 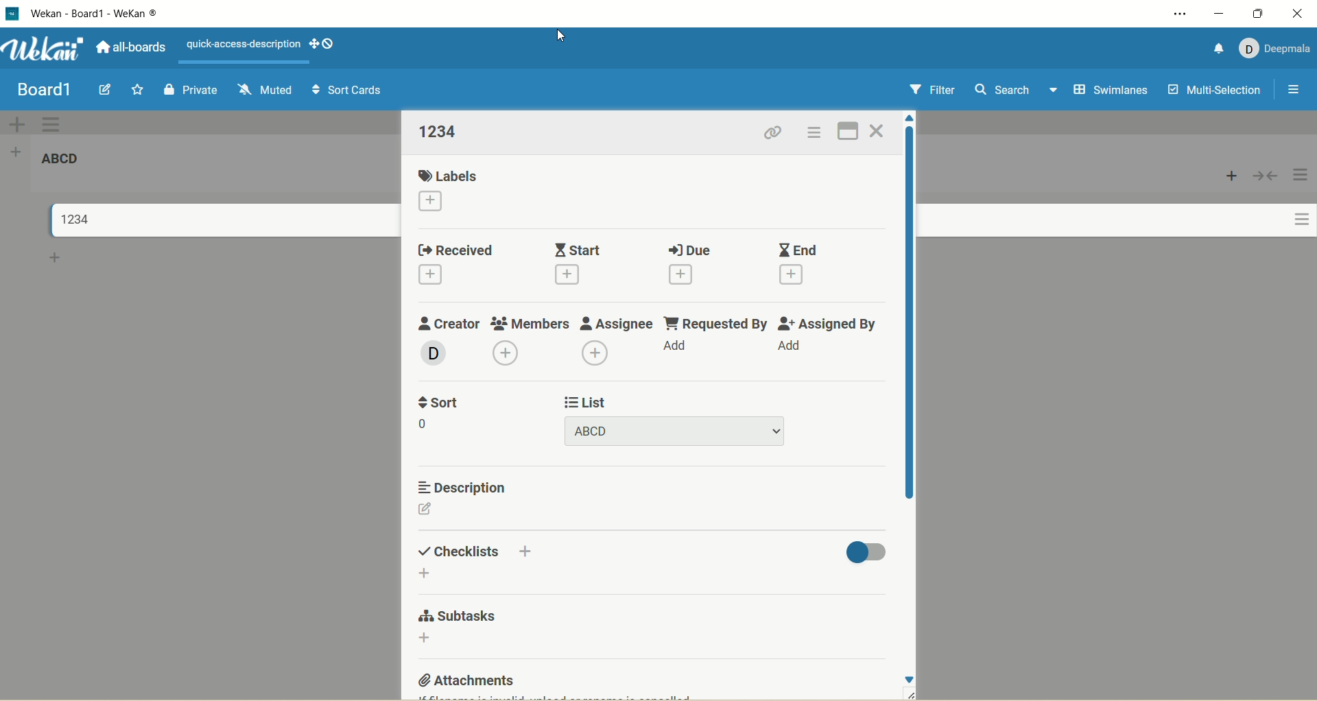 I want to click on labels, so click(x=442, y=174).